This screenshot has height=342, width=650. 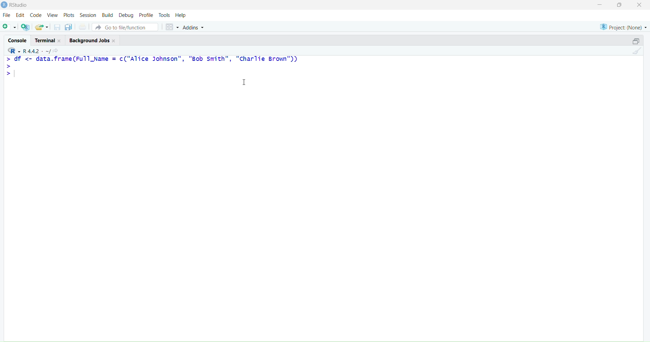 I want to click on Minimize, so click(x=600, y=6).